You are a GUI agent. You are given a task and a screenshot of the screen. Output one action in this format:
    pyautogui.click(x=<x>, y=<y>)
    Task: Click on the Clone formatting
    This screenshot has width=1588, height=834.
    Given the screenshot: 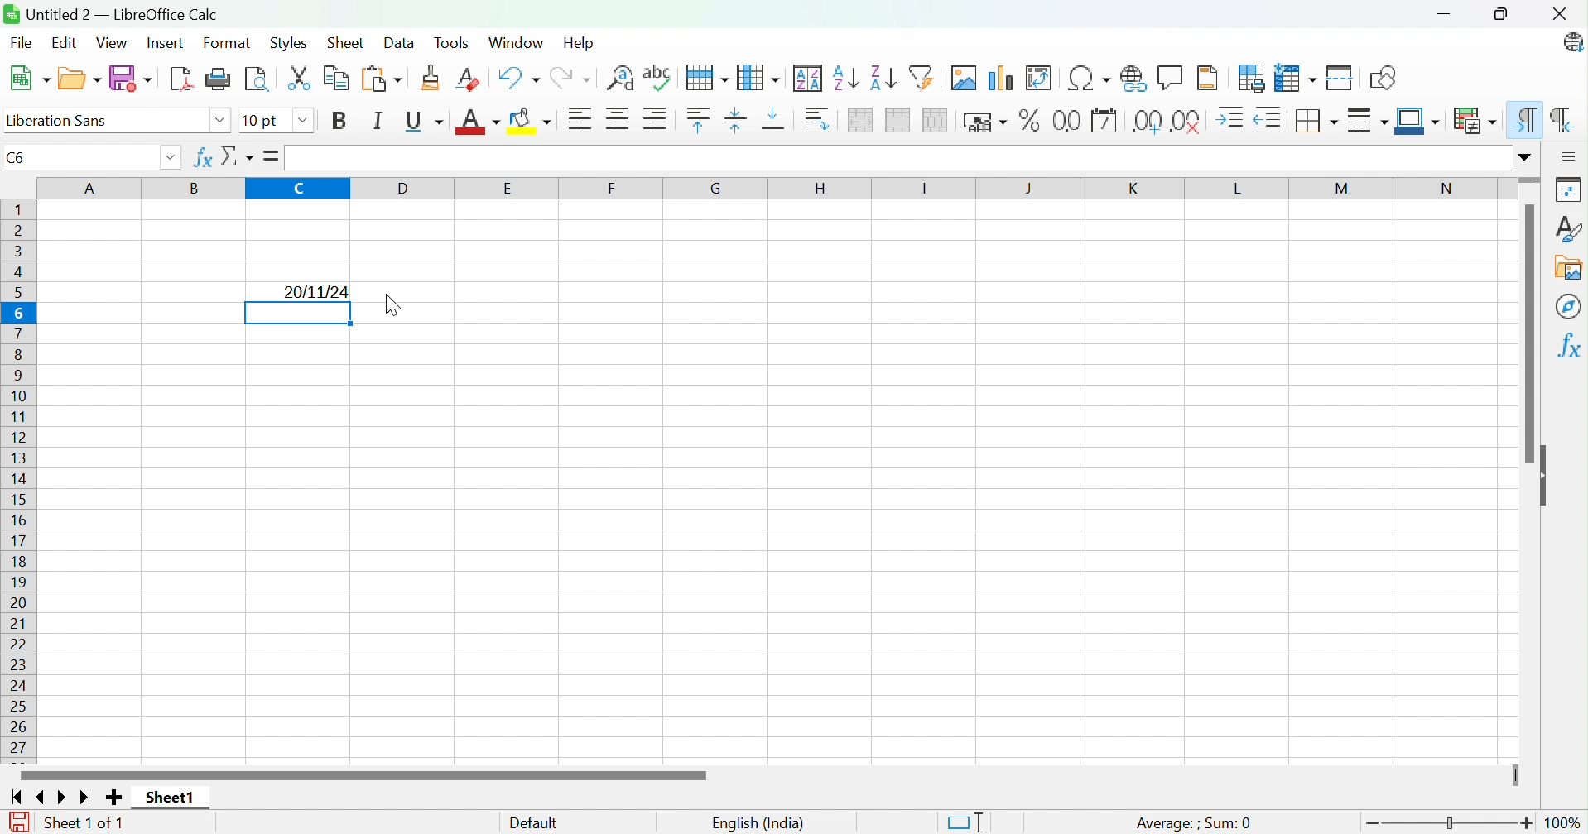 What is the action you would take?
    pyautogui.click(x=428, y=78)
    